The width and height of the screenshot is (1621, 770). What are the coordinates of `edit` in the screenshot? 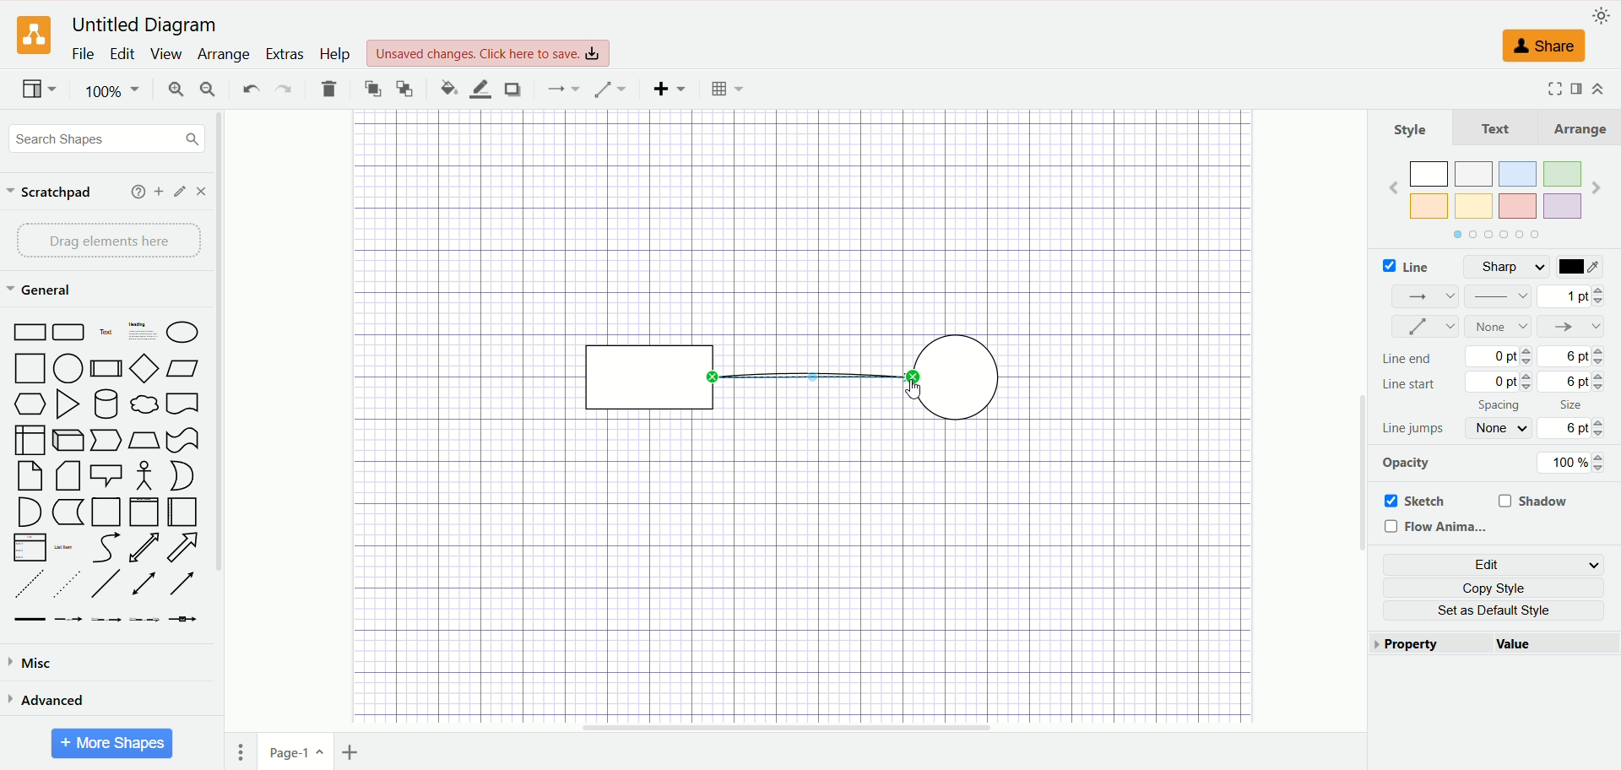 It's located at (1496, 564).